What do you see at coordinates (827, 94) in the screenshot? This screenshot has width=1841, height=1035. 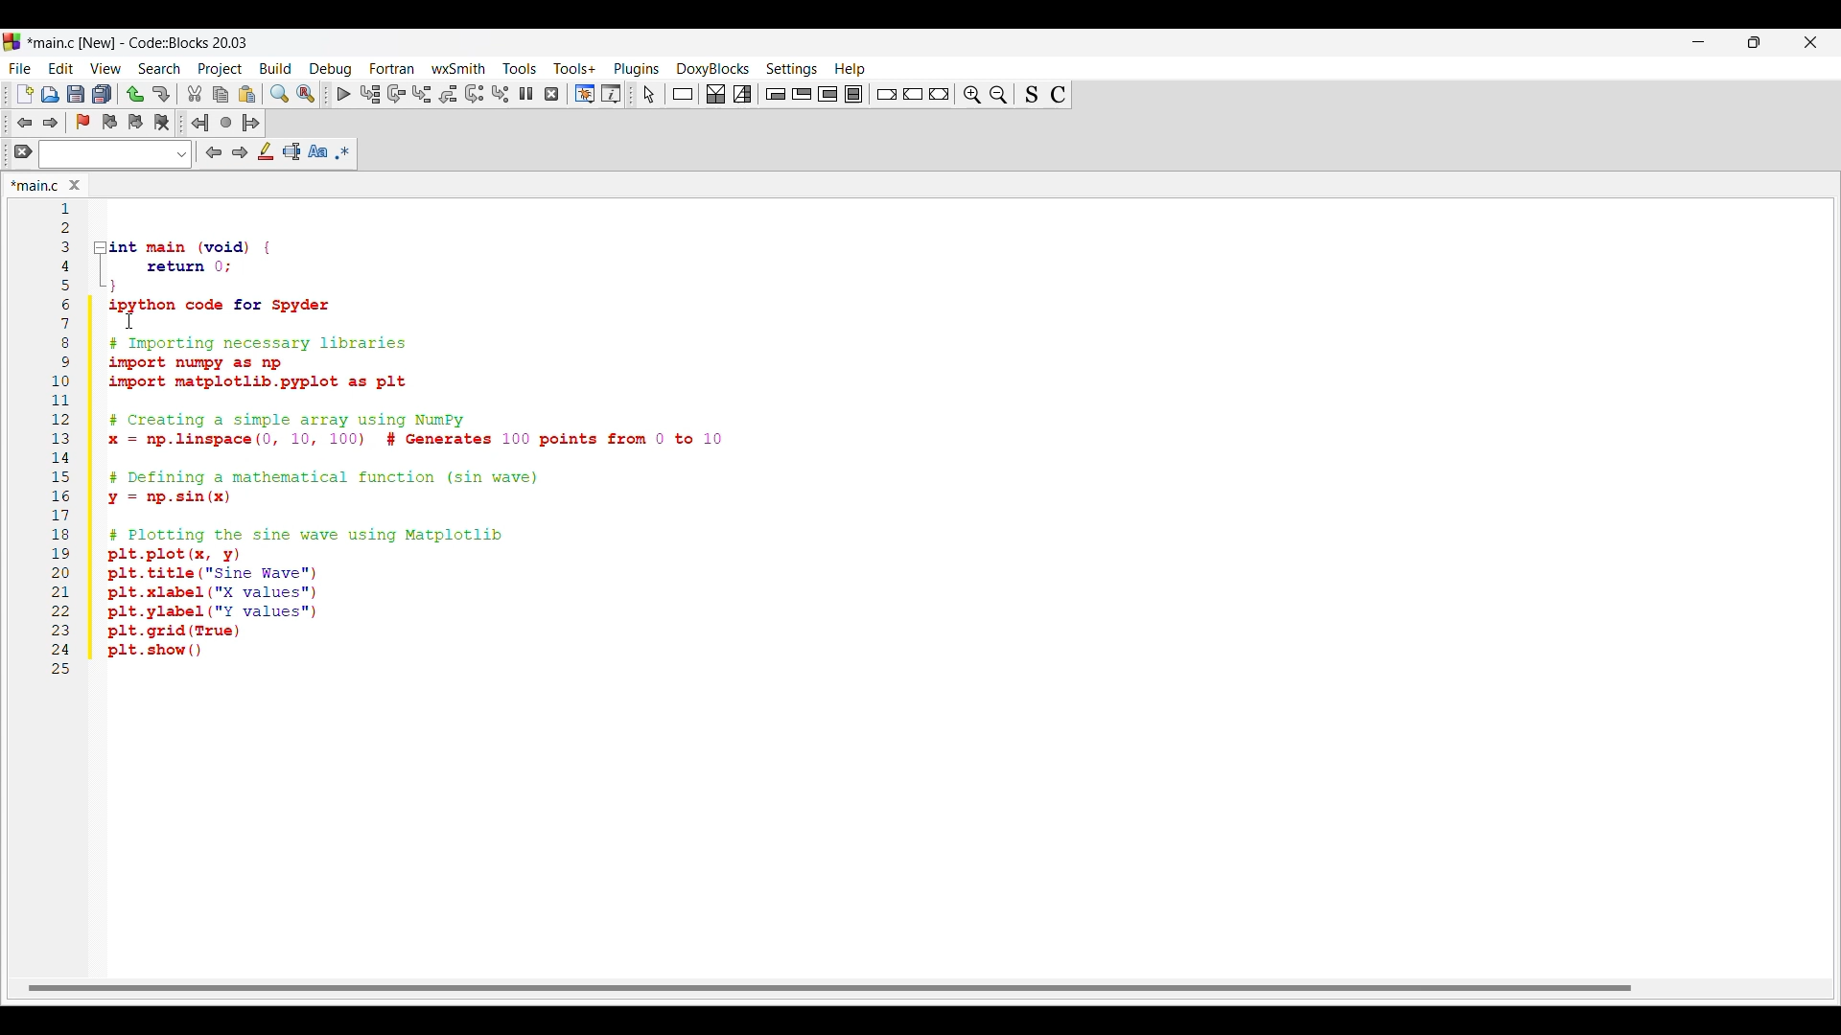 I see `Counting loop` at bounding box center [827, 94].